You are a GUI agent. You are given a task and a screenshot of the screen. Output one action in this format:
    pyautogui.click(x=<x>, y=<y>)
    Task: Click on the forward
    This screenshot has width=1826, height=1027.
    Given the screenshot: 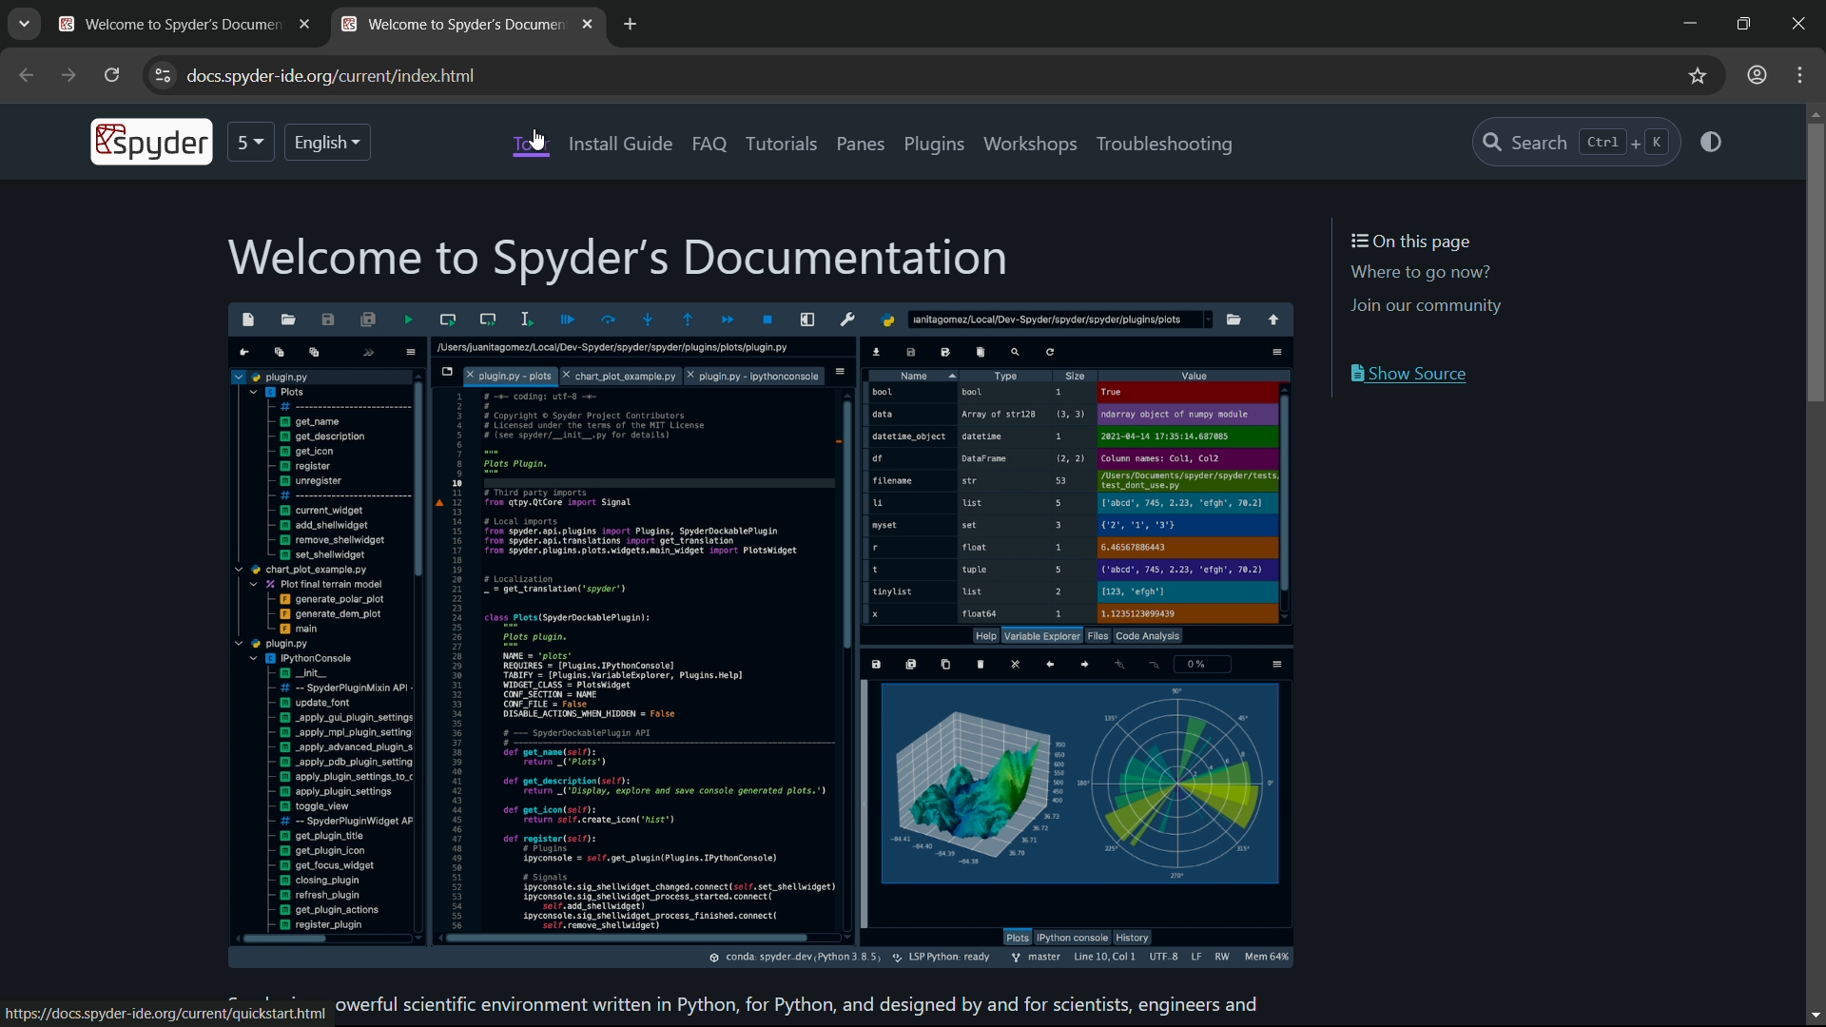 What is the action you would take?
    pyautogui.click(x=69, y=76)
    